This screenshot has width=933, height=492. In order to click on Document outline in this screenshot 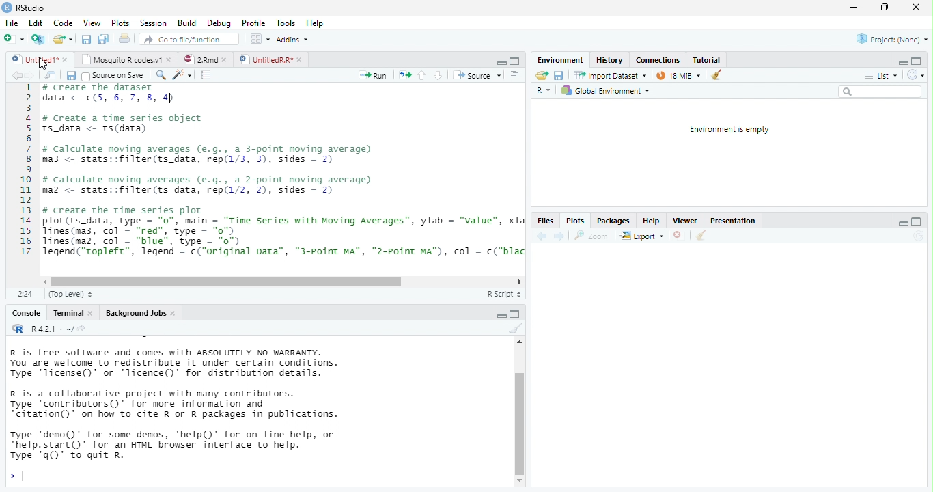, I will do `click(516, 75)`.